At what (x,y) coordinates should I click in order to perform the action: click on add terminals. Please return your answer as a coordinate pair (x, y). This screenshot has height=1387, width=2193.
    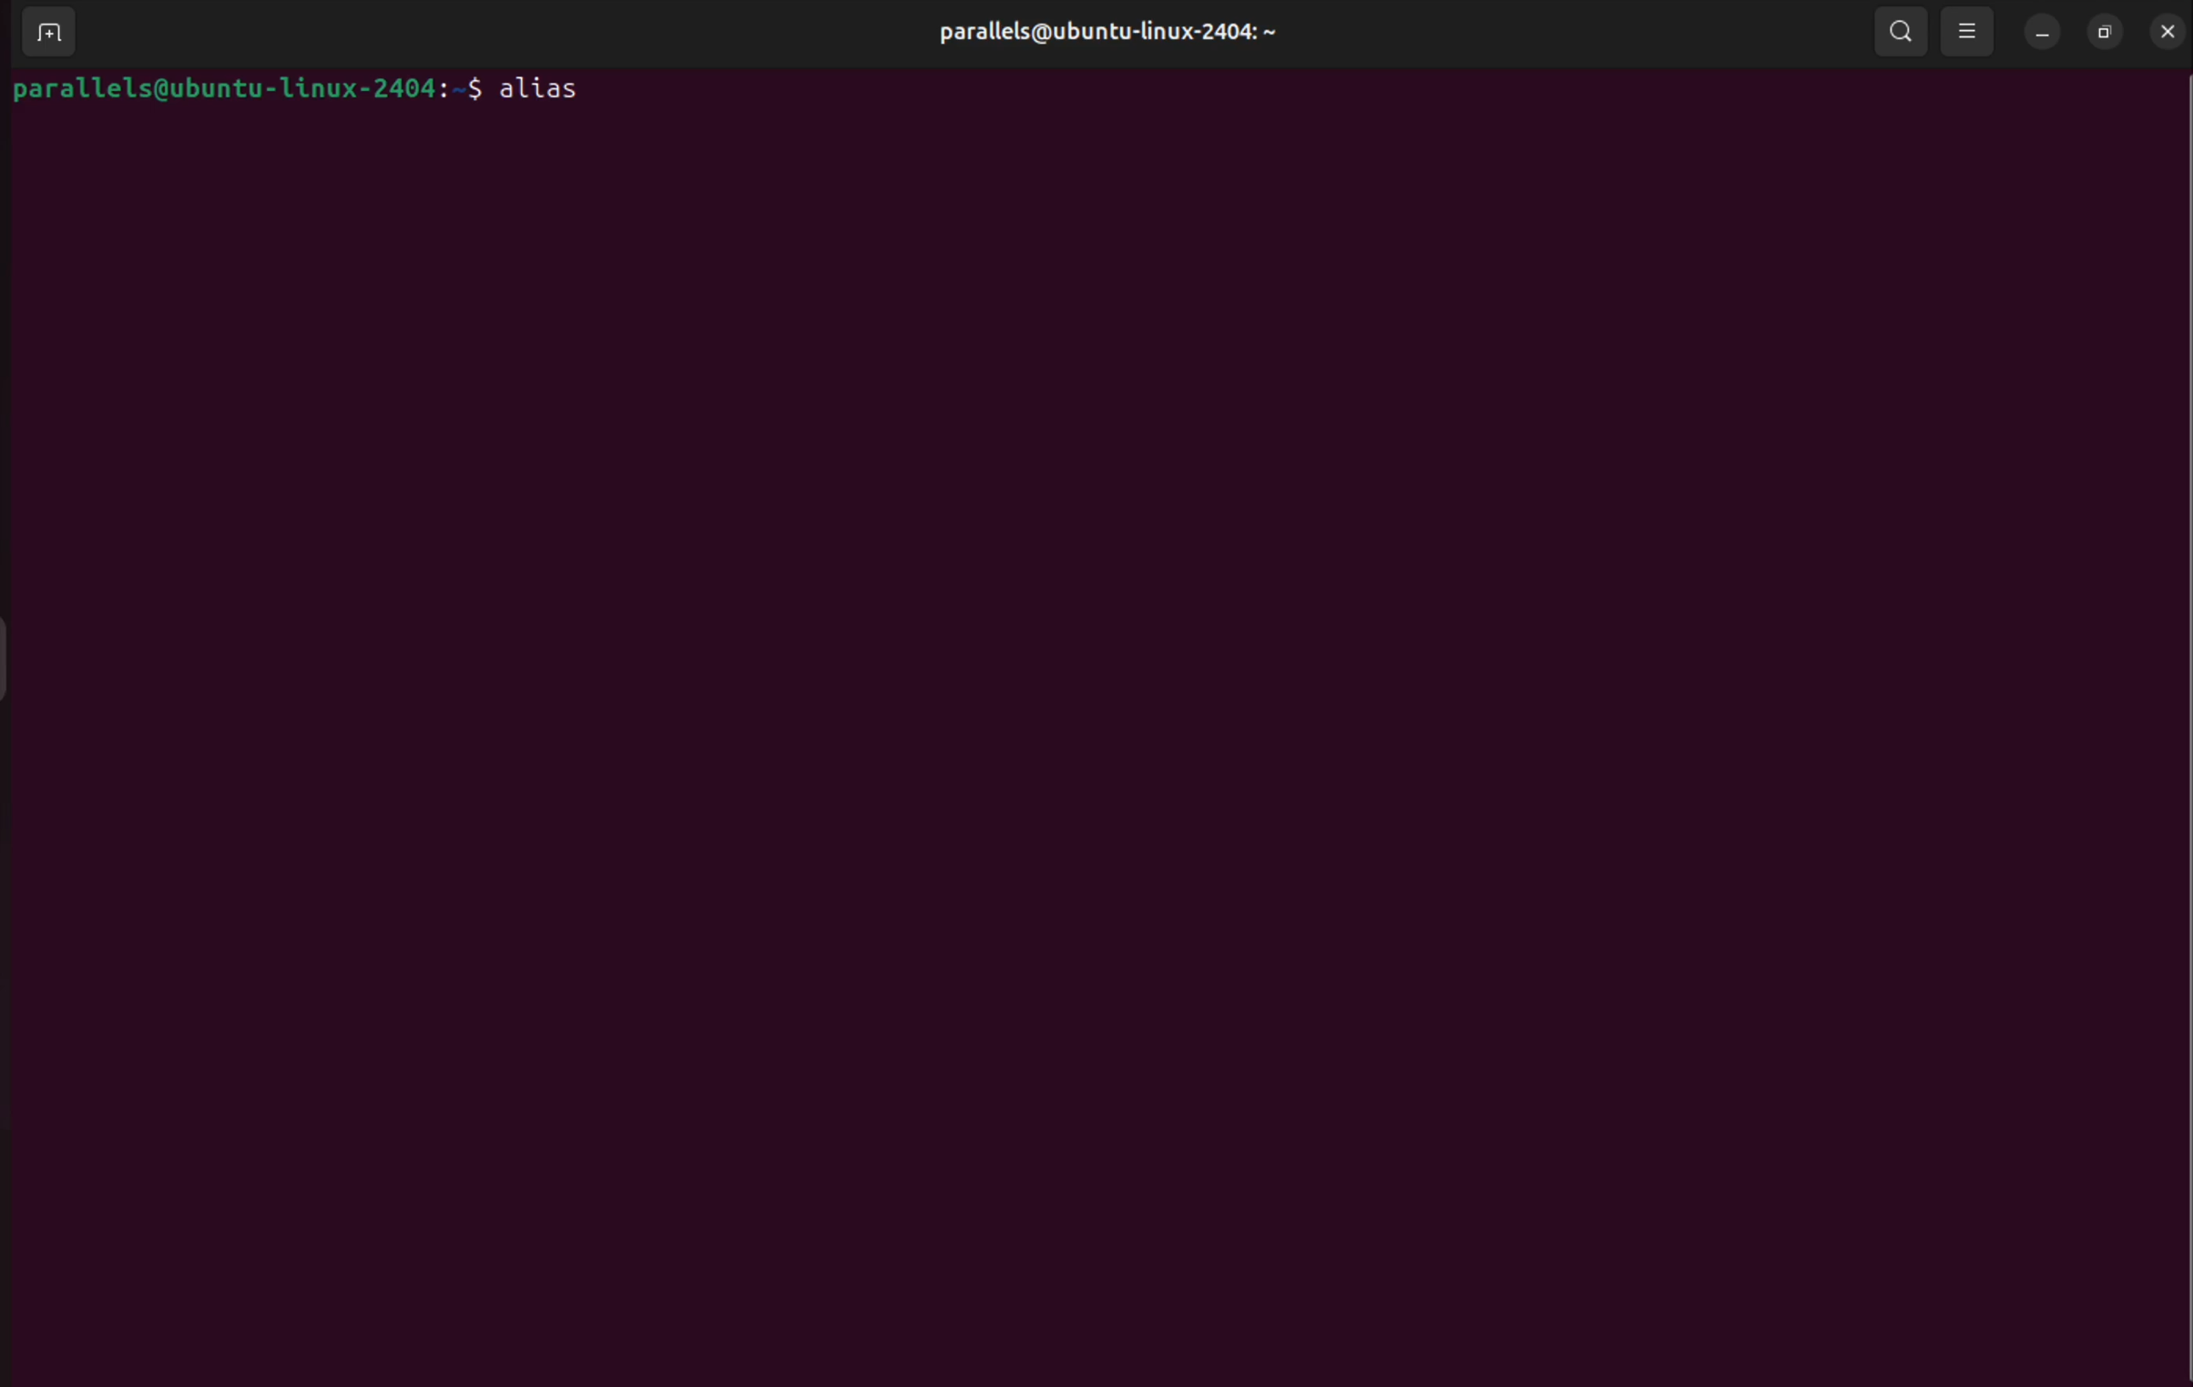
    Looking at the image, I should click on (46, 32).